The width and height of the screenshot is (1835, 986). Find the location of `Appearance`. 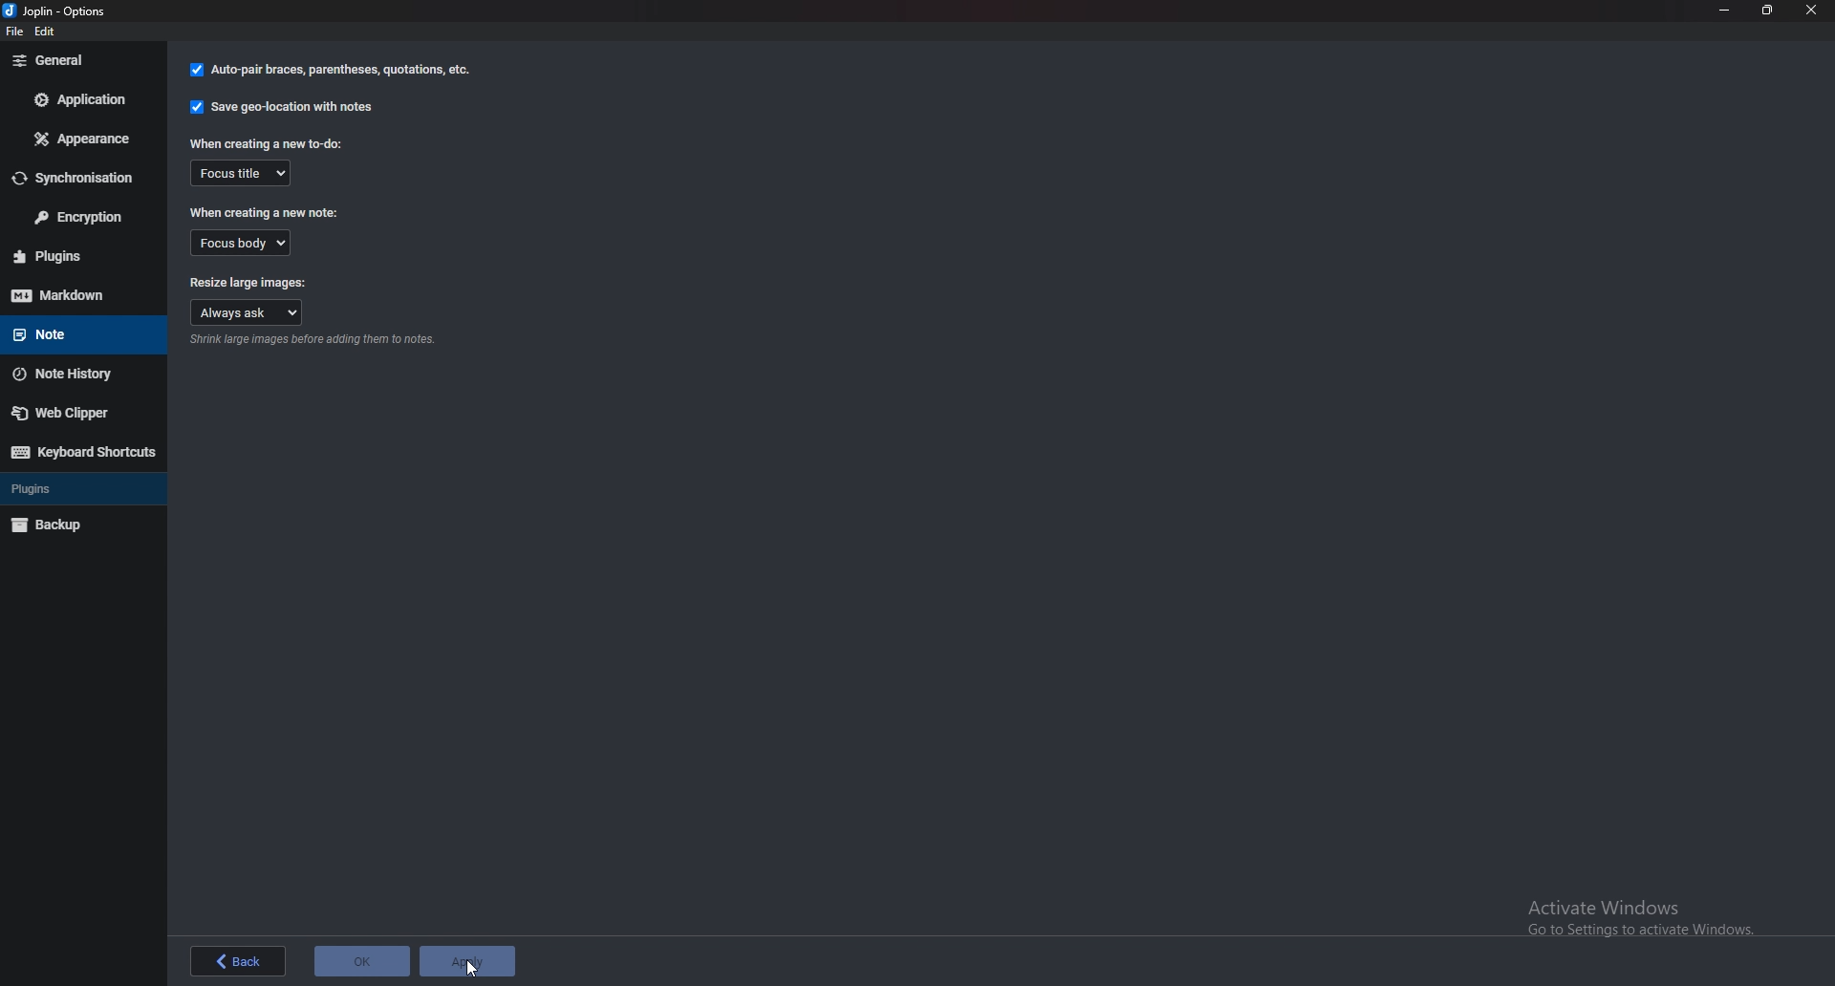

Appearance is located at coordinates (78, 140).